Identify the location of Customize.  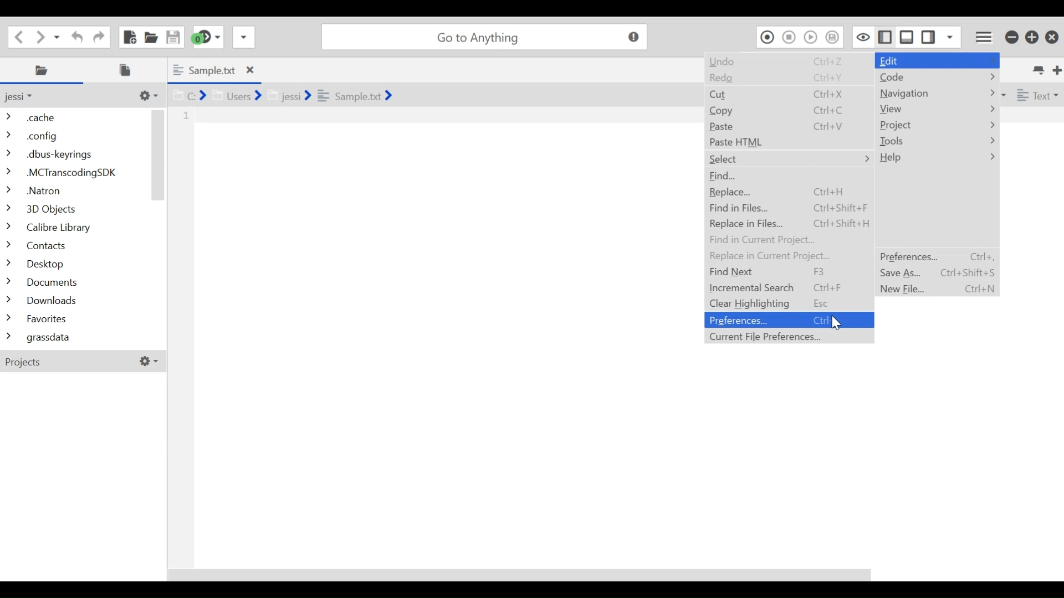
(147, 95).